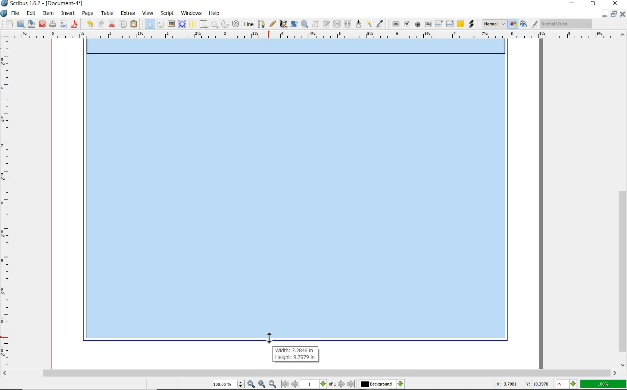 The image size is (627, 390). I want to click on expanding rectangle, so click(296, 194).